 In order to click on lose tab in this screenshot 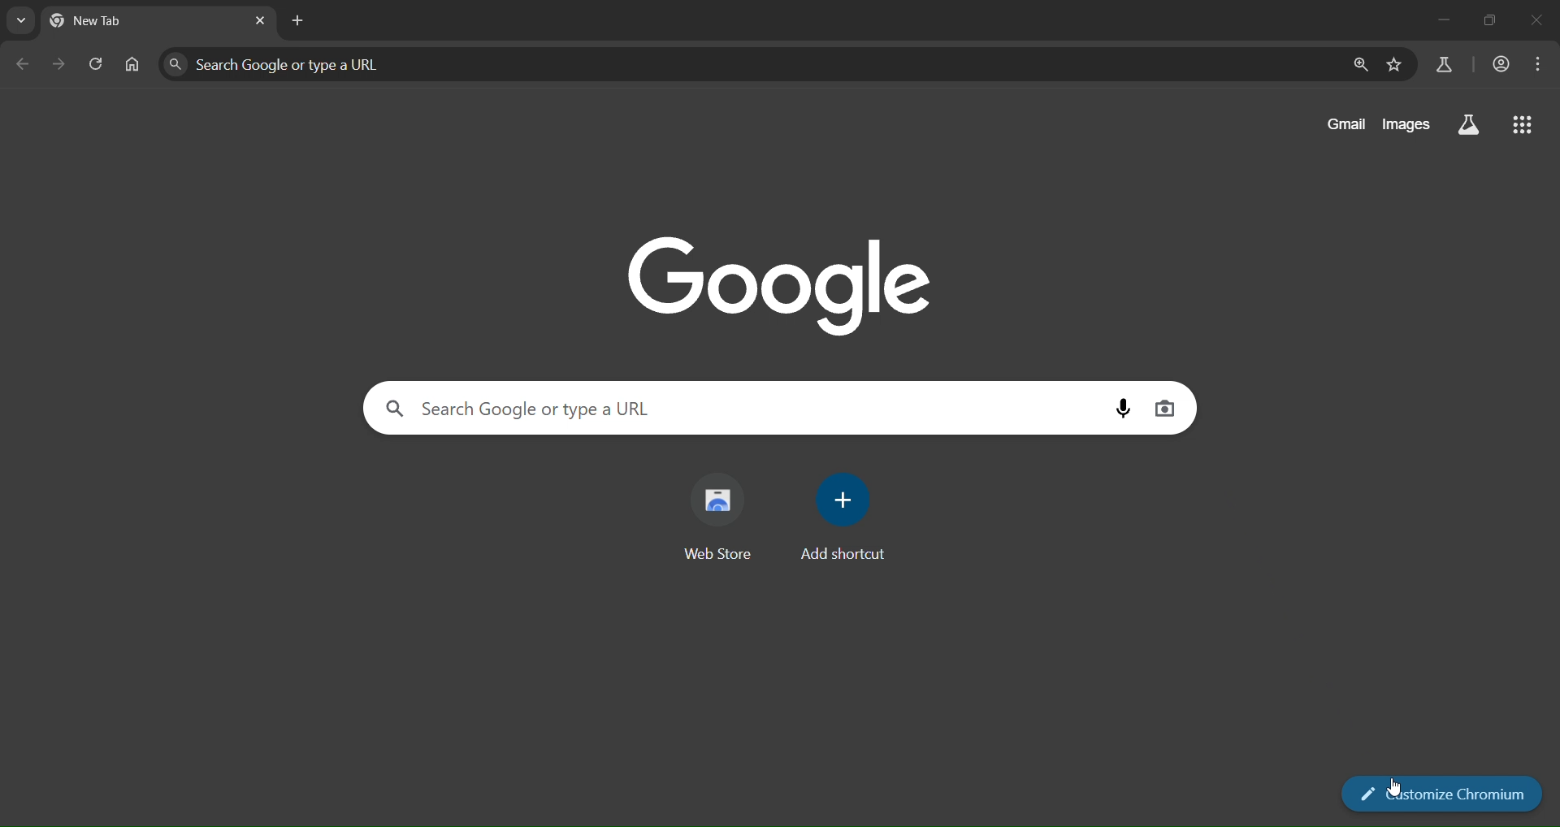, I will do `click(258, 21)`.